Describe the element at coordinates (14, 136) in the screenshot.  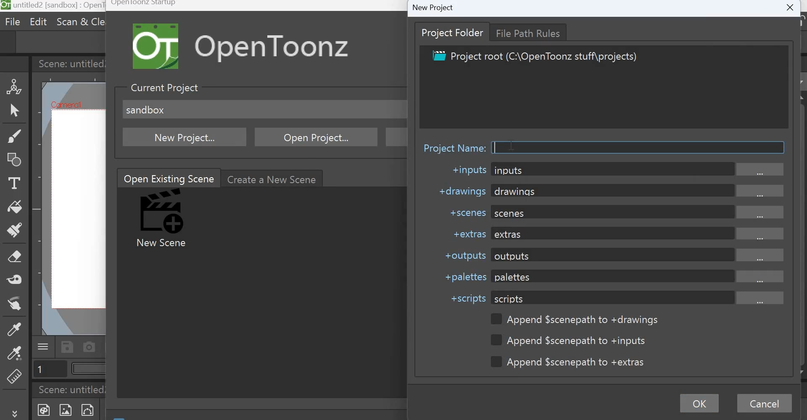
I see `Brush tool` at that location.